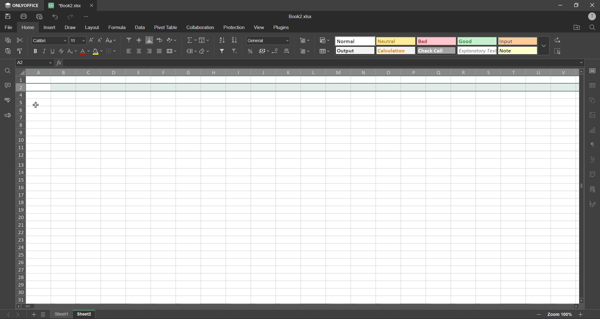 This screenshot has width=600, height=319. What do you see at coordinates (305, 40) in the screenshot?
I see `insert cells` at bounding box center [305, 40].